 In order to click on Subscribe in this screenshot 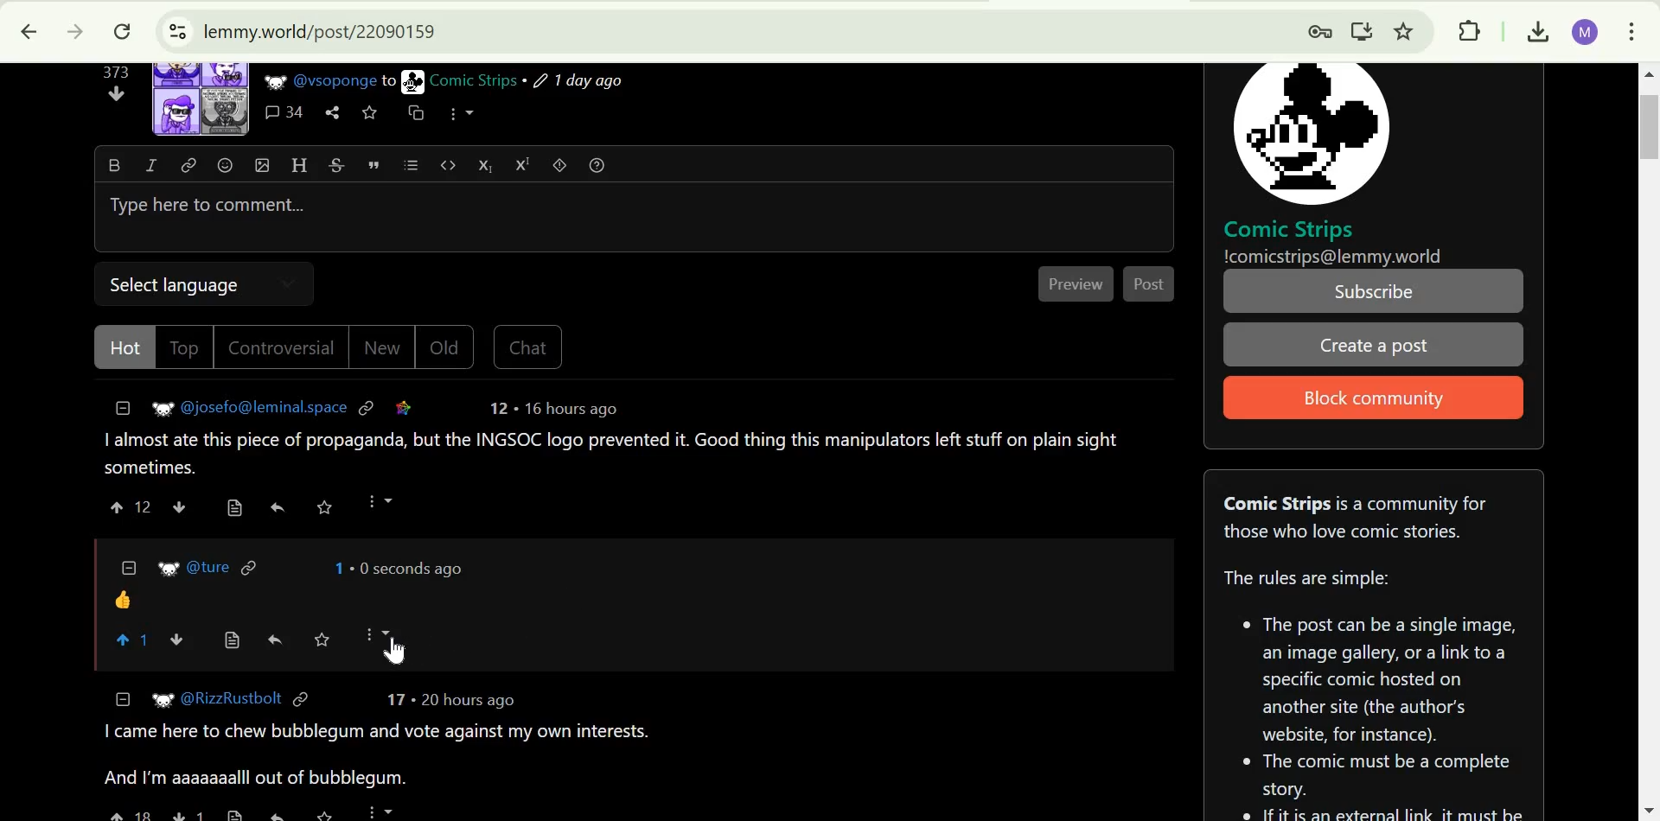, I will do `click(1376, 291)`.